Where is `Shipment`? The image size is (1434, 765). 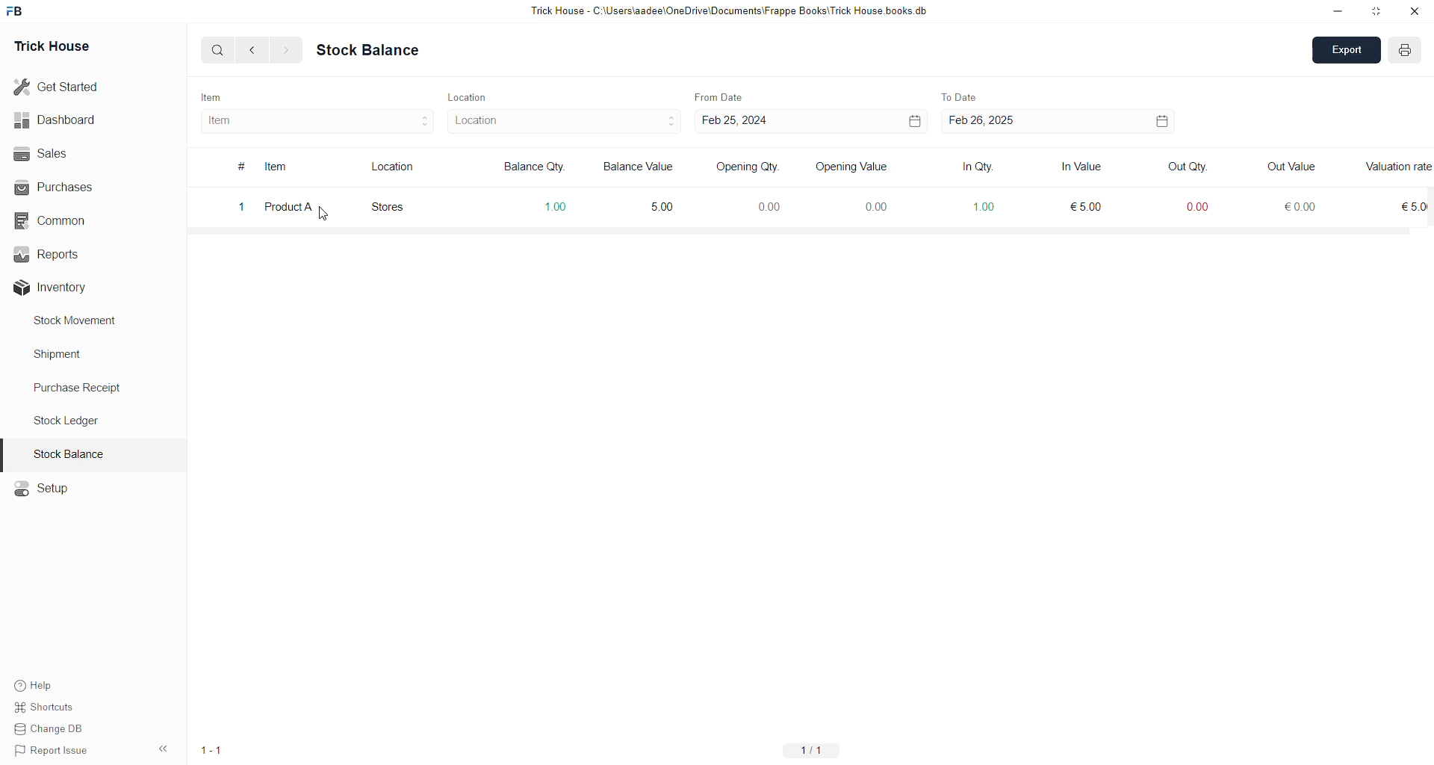
Shipment is located at coordinates (56, 355).